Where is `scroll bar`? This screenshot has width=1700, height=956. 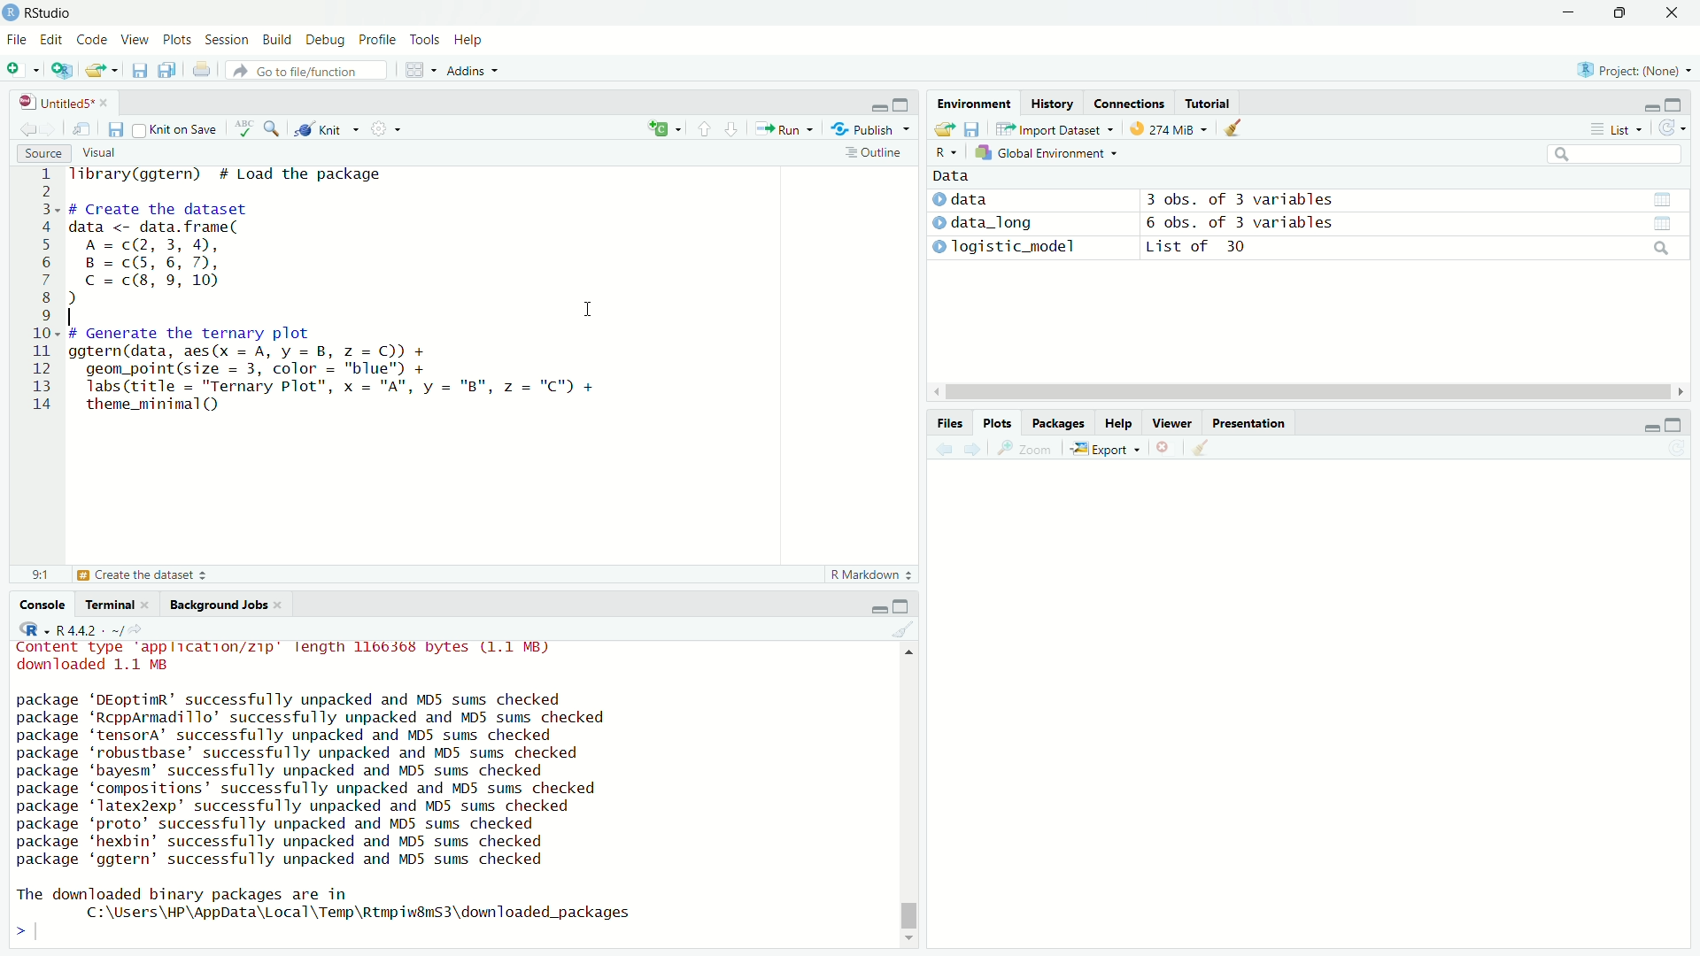
scroll bar is located at coordinates (915, 792).